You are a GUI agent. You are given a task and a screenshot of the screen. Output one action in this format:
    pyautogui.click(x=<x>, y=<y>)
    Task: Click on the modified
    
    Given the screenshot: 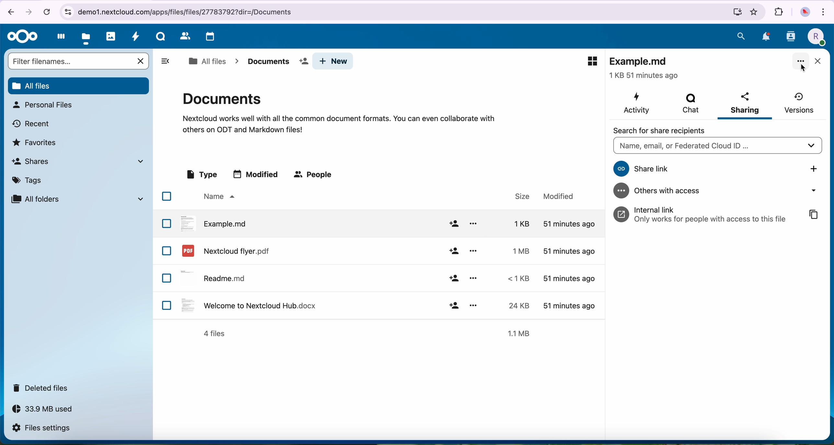 What is the action you would take?
    pyautogui.click(x=569, y=251)
    